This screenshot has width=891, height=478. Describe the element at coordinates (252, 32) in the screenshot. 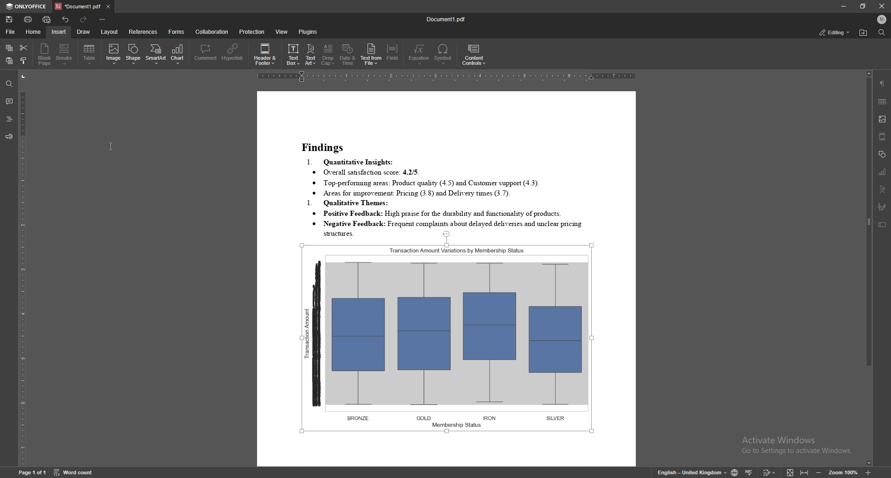

I see `protection` at that location.